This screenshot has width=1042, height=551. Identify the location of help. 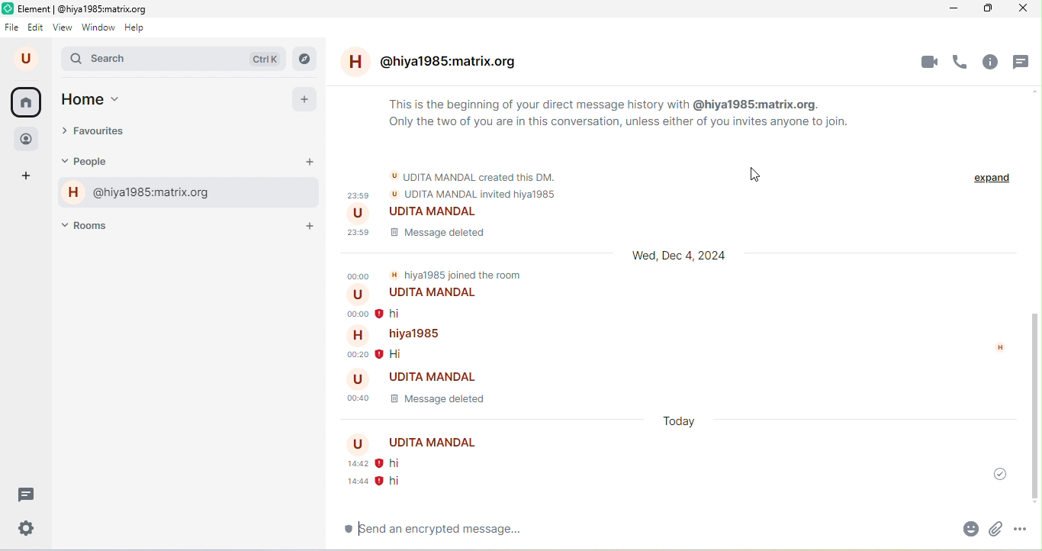
(139, 27).